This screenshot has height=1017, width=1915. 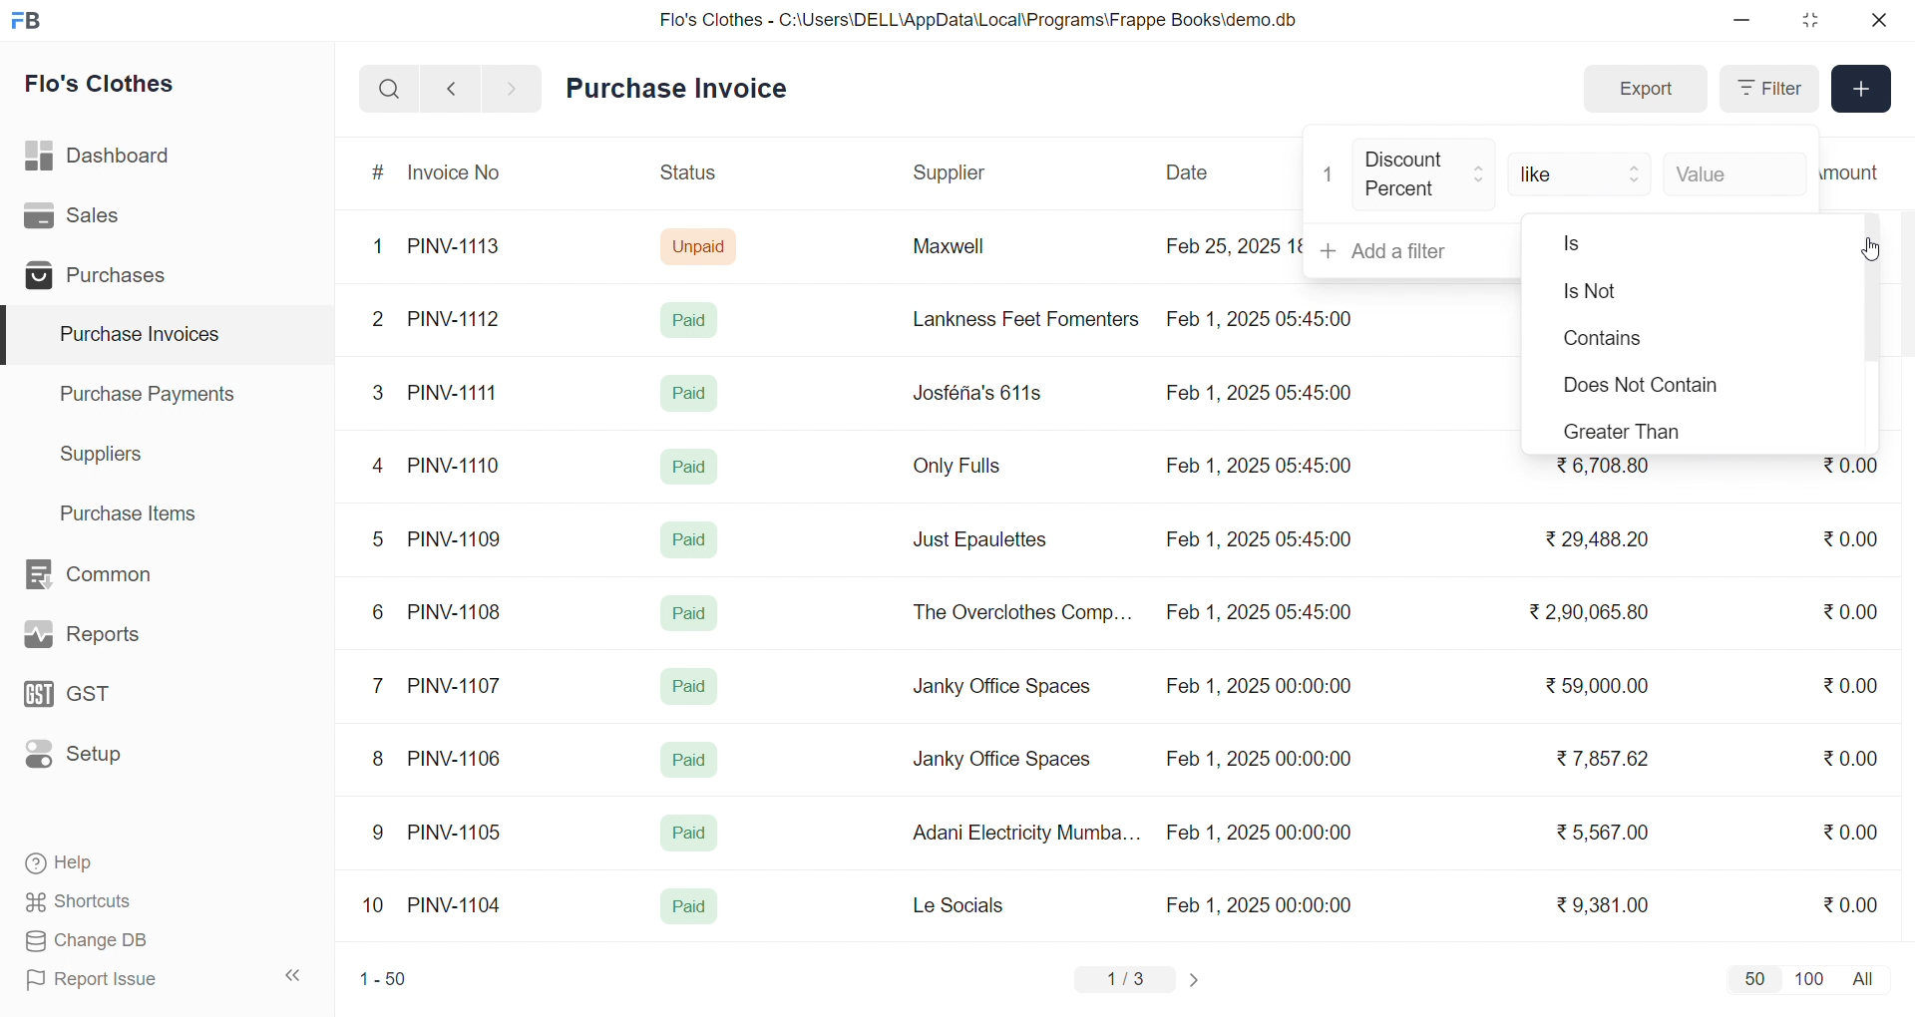 I want to click on Just Epaulettes, so click(x=987, y=540).